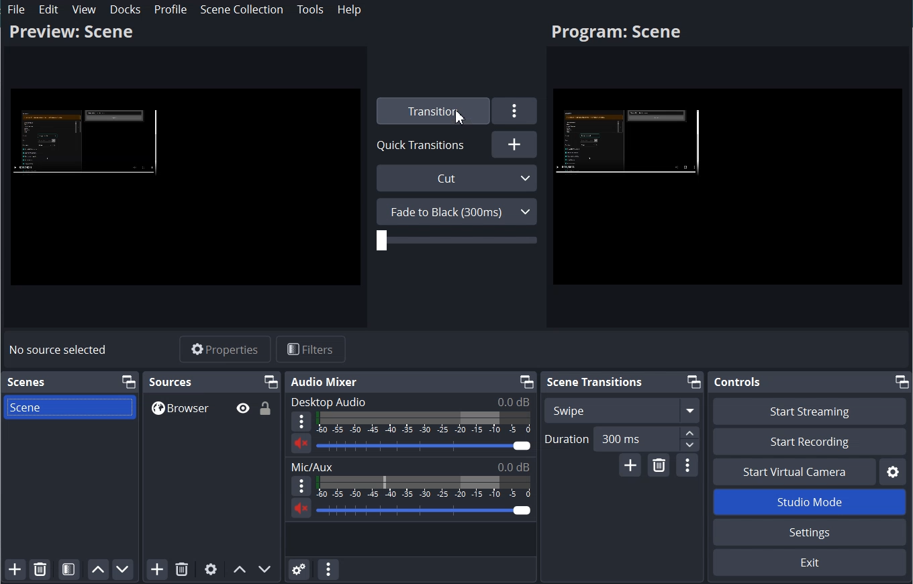 This screenshot has height=584, width=913. I want to click on Remove Configurable Transition, so click(659, 465).